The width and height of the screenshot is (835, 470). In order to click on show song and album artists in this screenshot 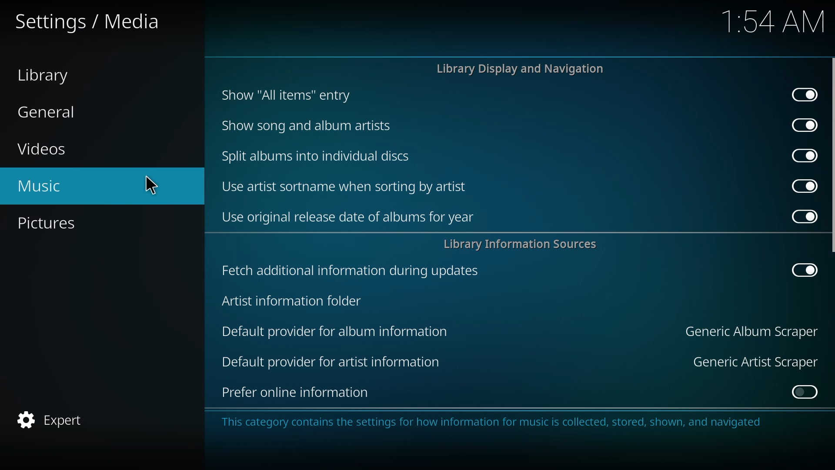, I will do `click(311, 126)`.